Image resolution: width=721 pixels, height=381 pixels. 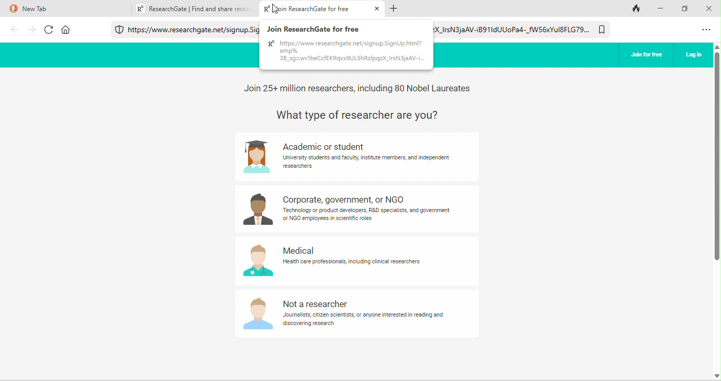 What do you see at coordinates (687, 10) in the screenshot?
I see `maximize` at bounding box center [687, 10].